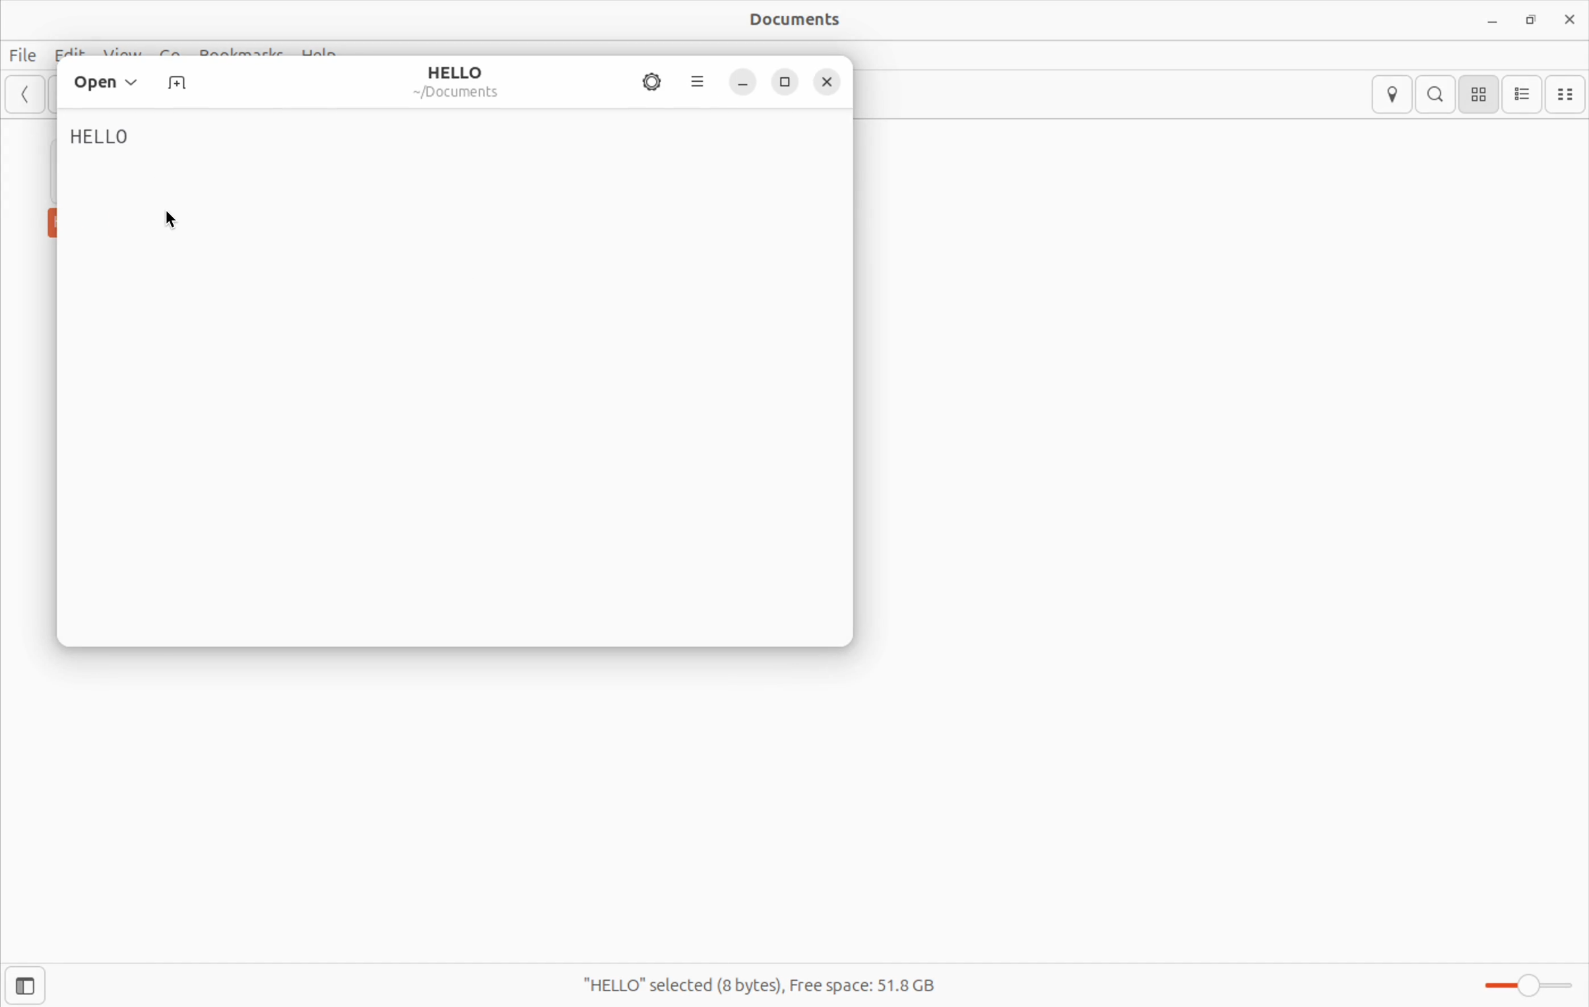 Image resolution: width=1589 pixels, height=1007 pixels. Describe the element at coordinates (697, 79) in the screenshot. I see `options` at that location.